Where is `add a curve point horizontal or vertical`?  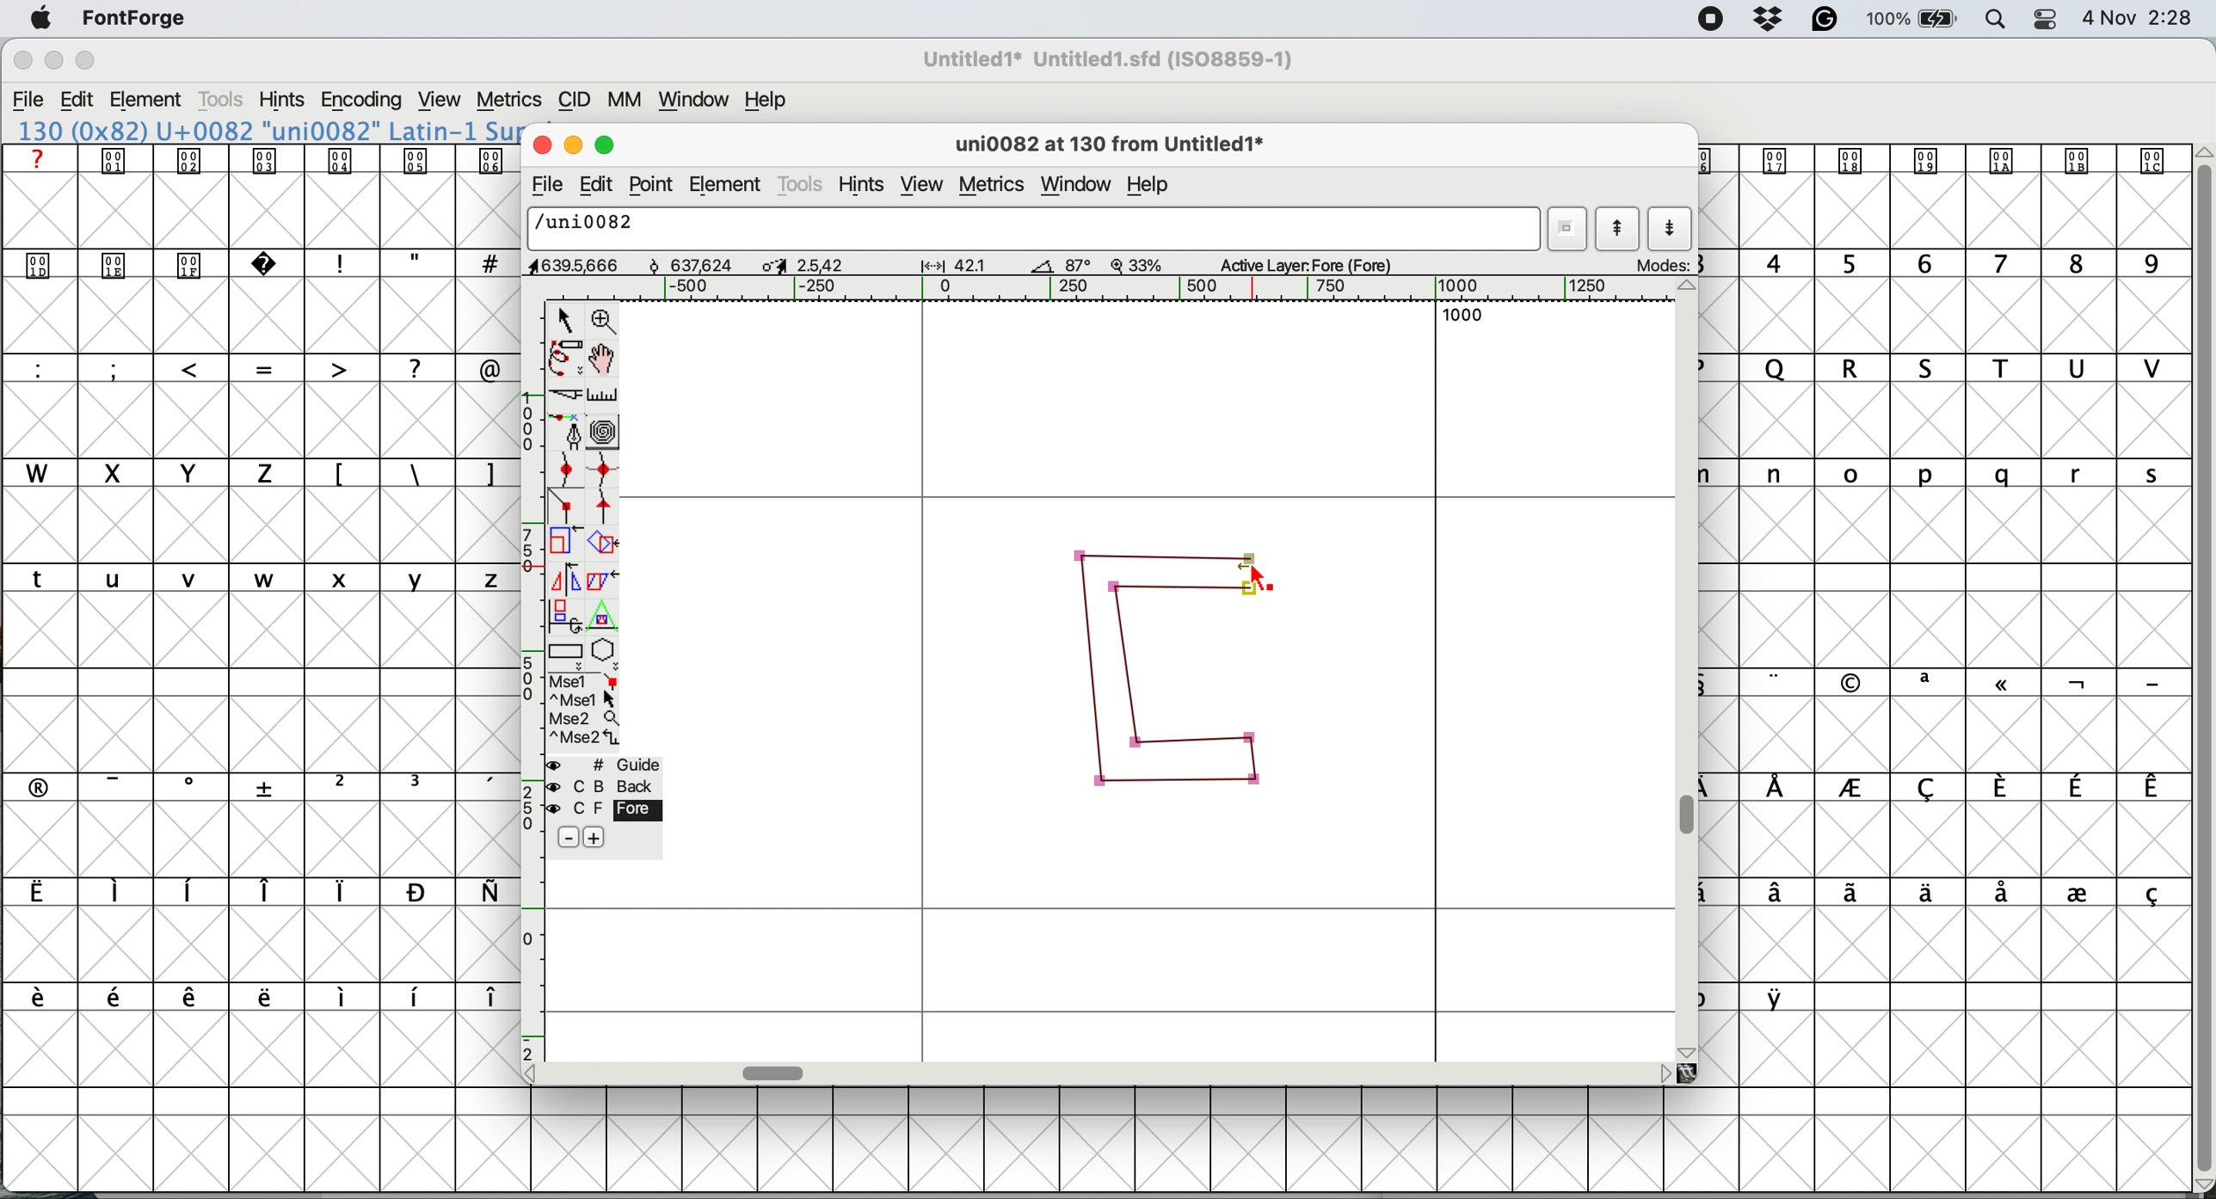
add a curve point horizontal or vertical is located at coordinates (604, 470).